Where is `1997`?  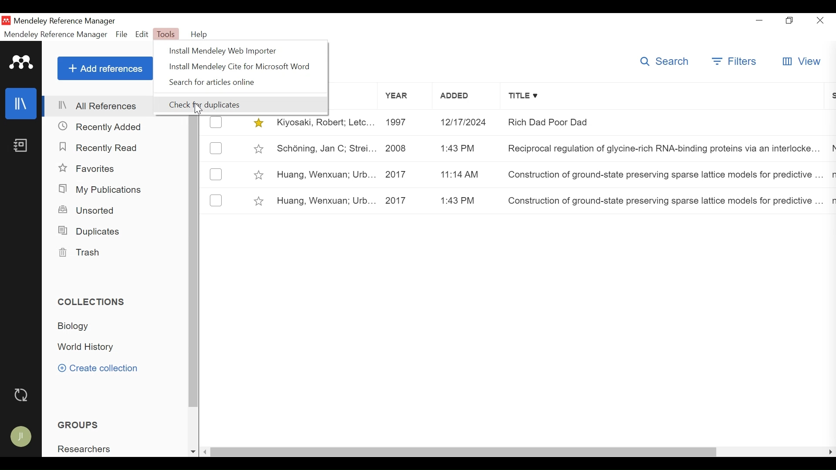 1997 is located at coordinates (407, 122).